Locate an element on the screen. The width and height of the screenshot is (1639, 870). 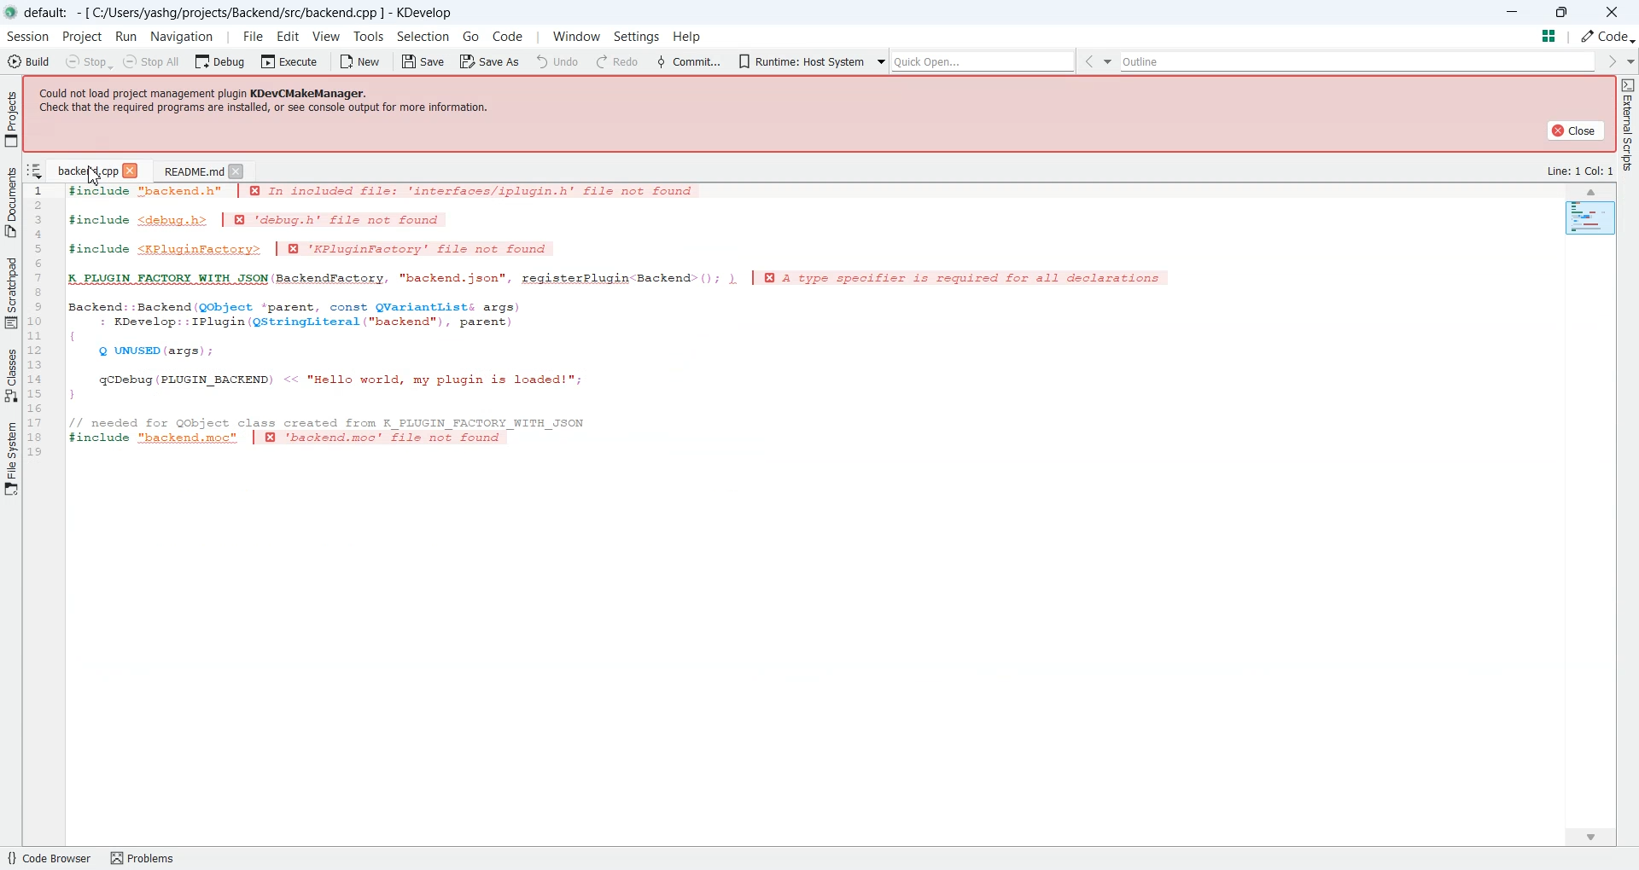
README.md is located at coordinates (191, 170).